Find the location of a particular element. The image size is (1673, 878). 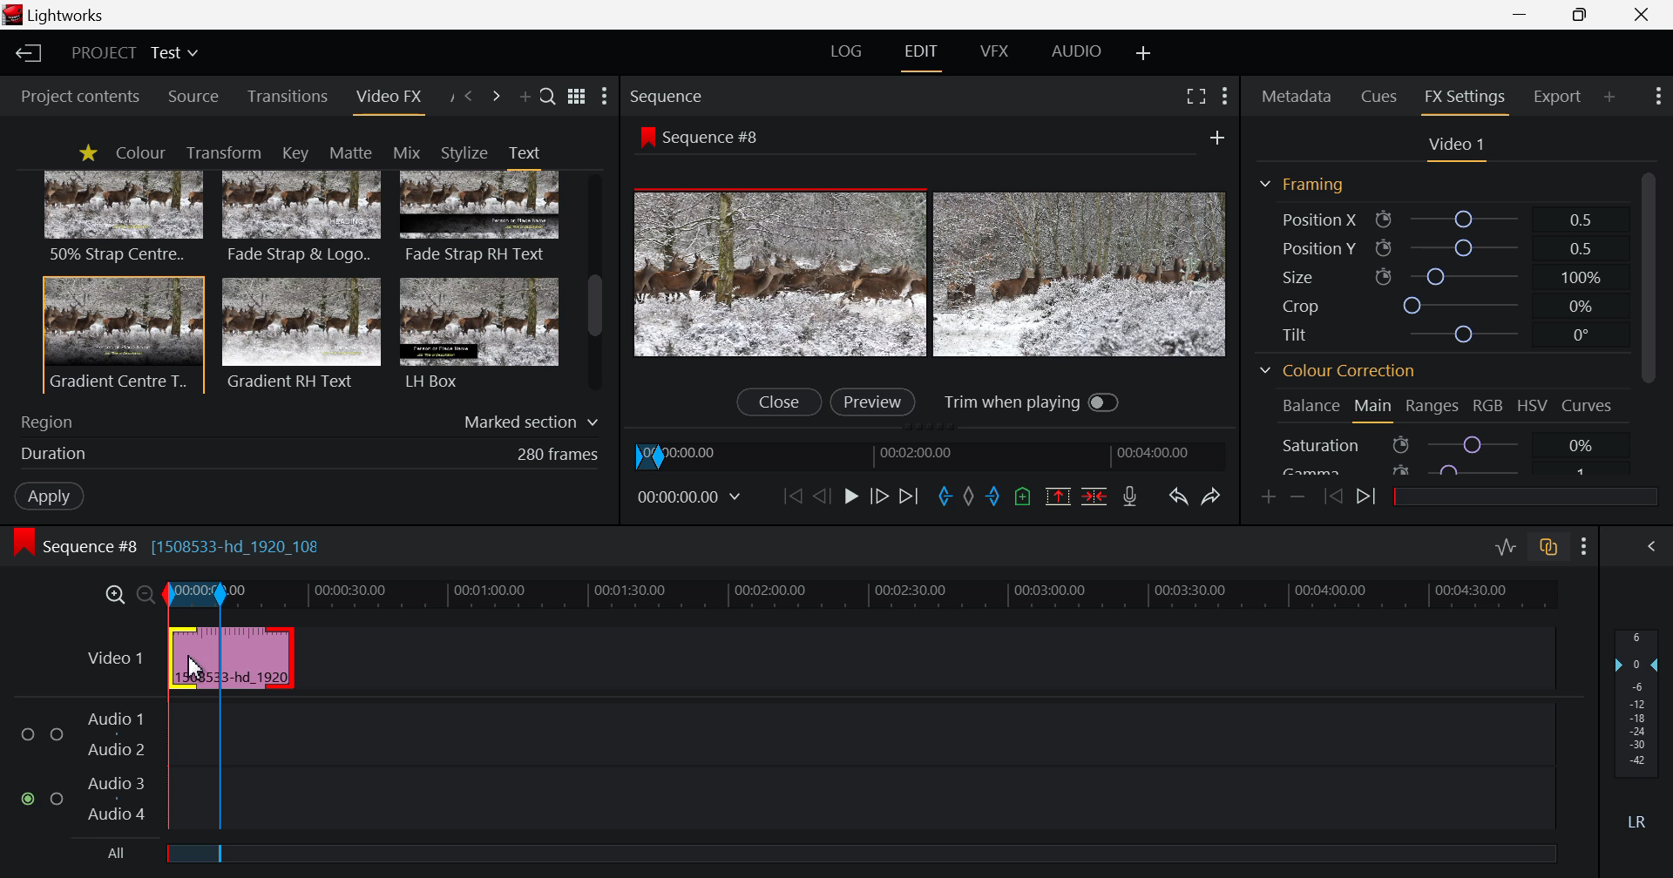

Show Settings is located at coordinates (605, 98).